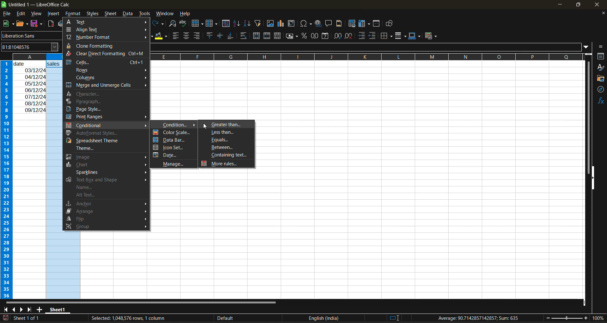  What do you see at coordinates (601, 91) in the screenshot?
I see `navigator` at bounding box center [601, 91].